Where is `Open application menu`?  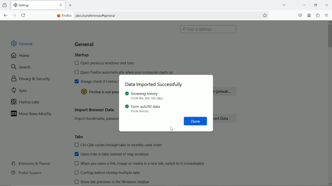
Open application menu is located at coordinates (327, 15).